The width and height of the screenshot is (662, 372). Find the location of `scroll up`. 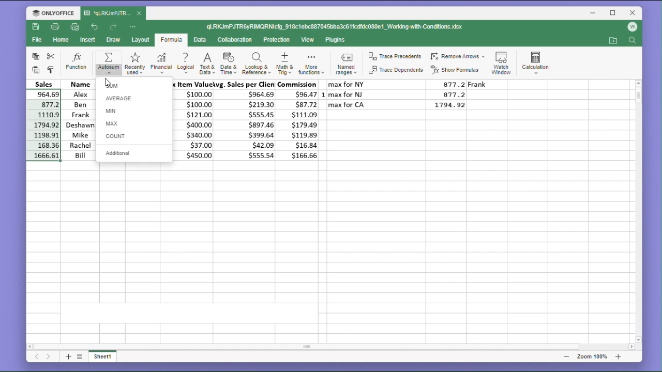

scroll up is located at coordinates (638, 83).